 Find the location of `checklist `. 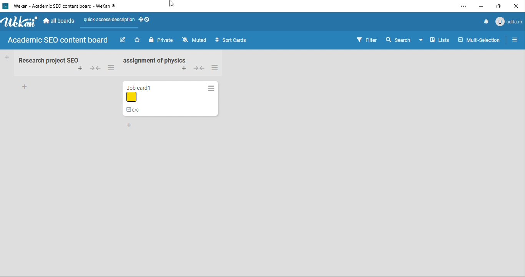

checklist  is located at coordinates (132, 110).